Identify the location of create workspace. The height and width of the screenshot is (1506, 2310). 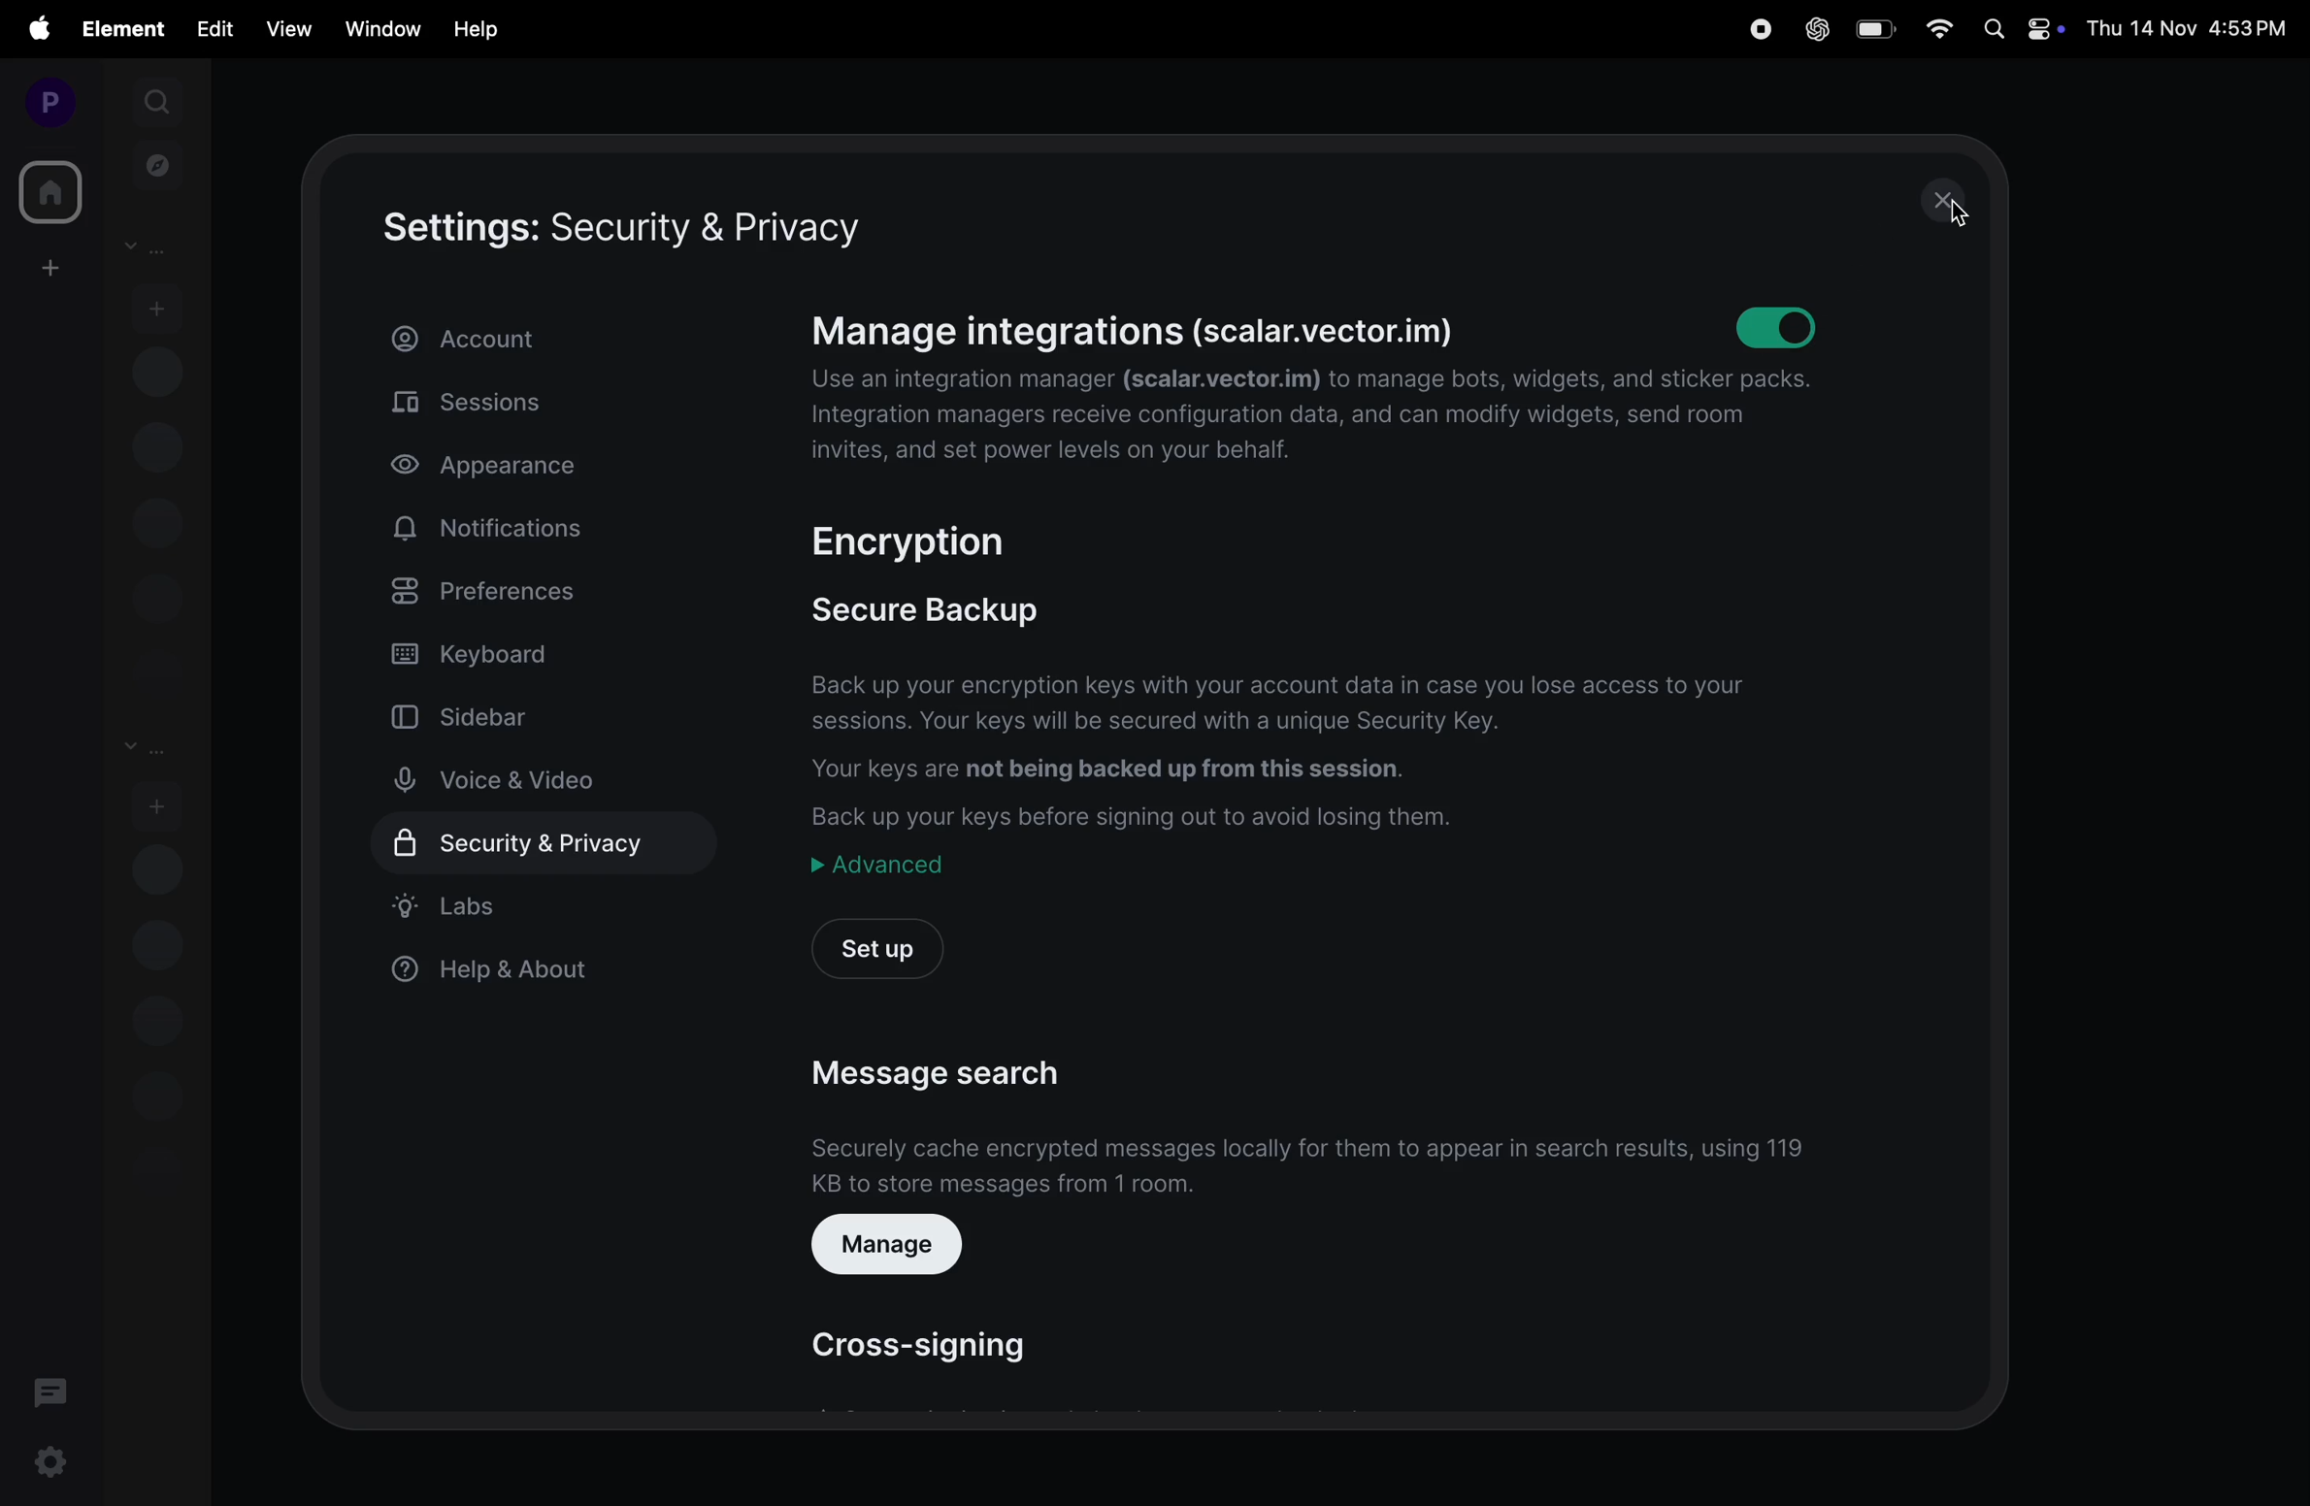
(46, 267).